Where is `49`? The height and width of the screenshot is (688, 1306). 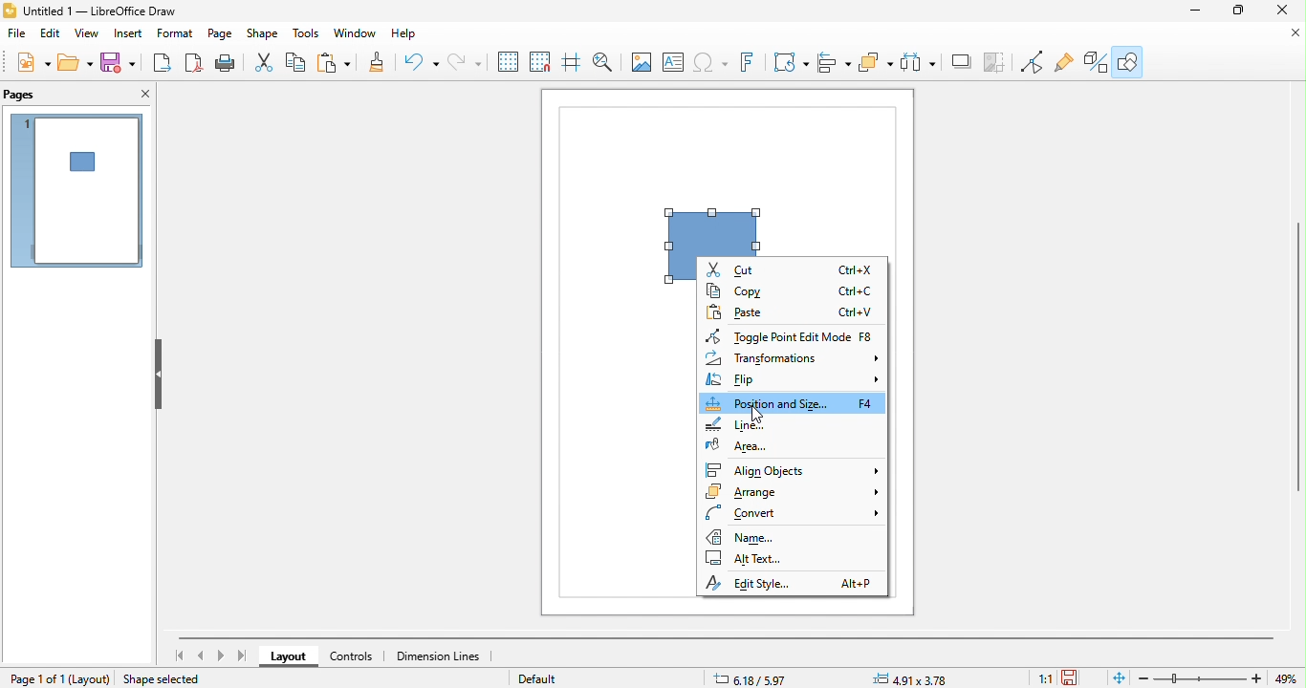 49 is located at coordinates (1289, 678).